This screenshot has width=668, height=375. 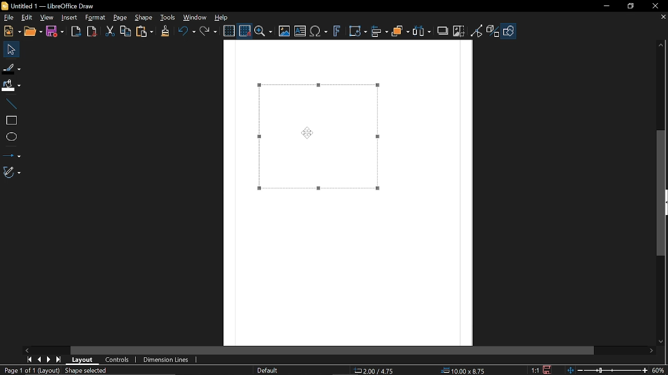 I want to click on close, so click(x=655, y=6).